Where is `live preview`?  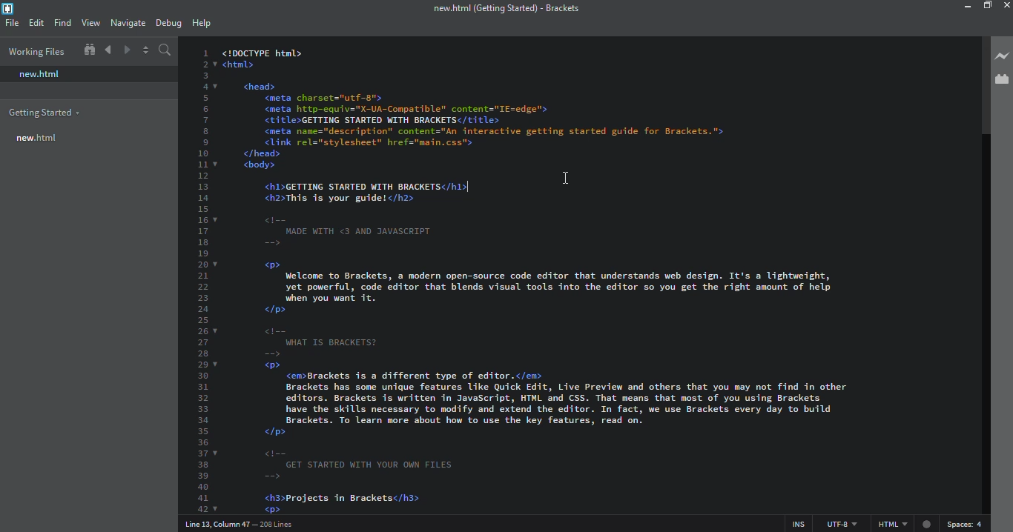
live preview is located at coordinates (1002, 56).